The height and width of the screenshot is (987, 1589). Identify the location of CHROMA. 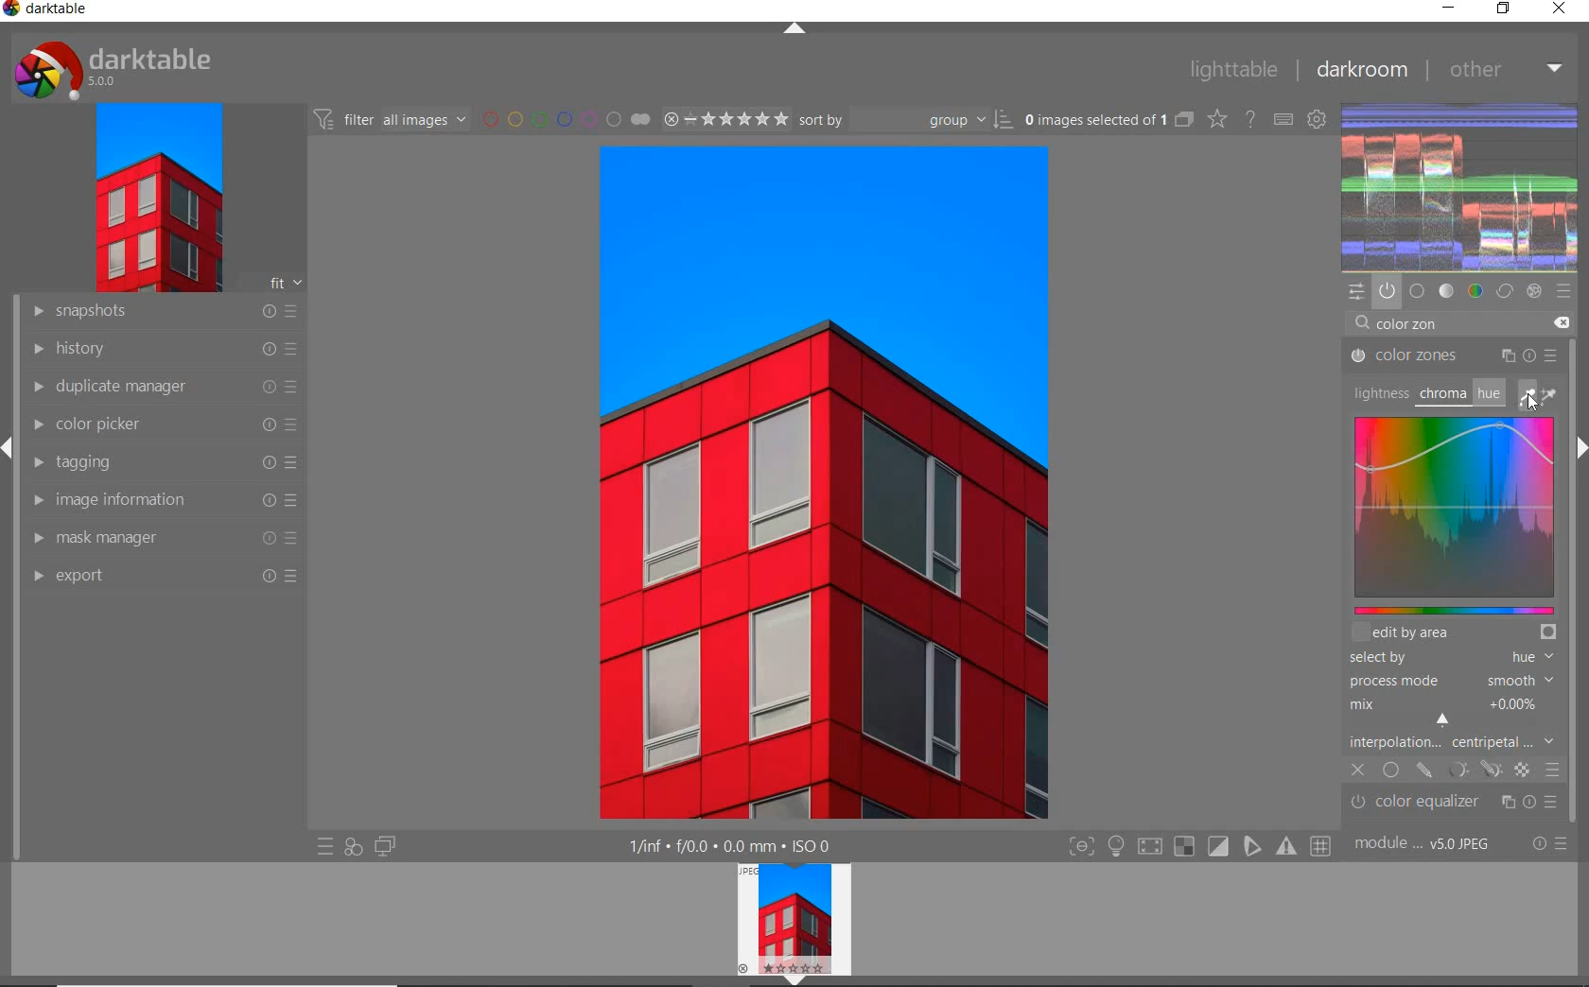
(1441, 395).